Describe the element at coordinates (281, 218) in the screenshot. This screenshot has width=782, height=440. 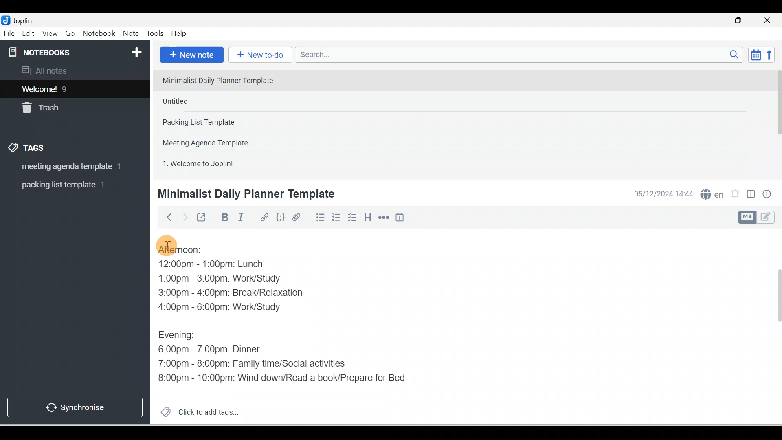
I see `Code` at that location.